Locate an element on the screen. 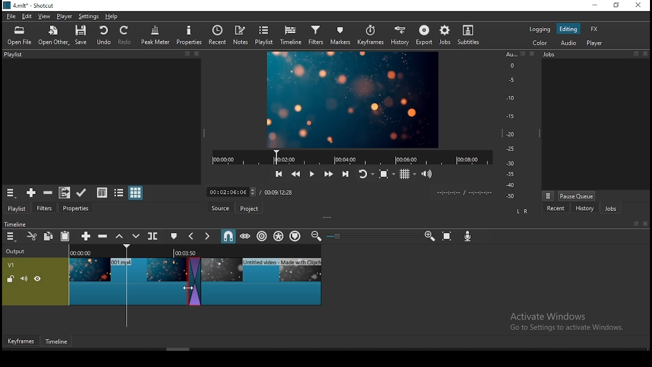 The height and width of the screenshot is (367, 652). video player progress bar is located at coordinates (351, 156).